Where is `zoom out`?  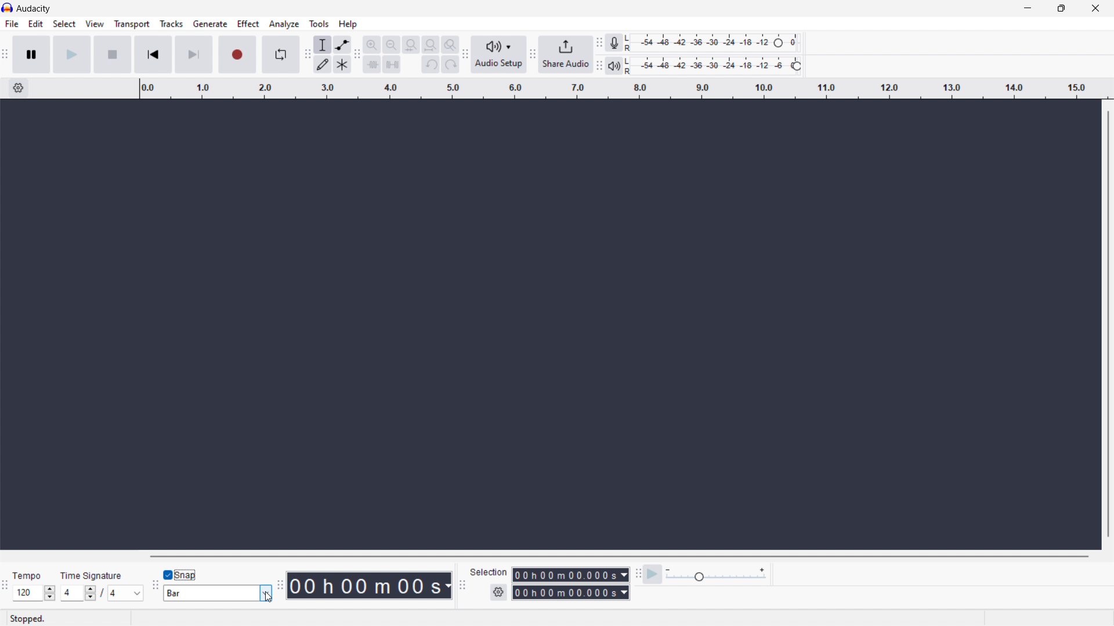 zoom out is located at coordinates (392, 45).